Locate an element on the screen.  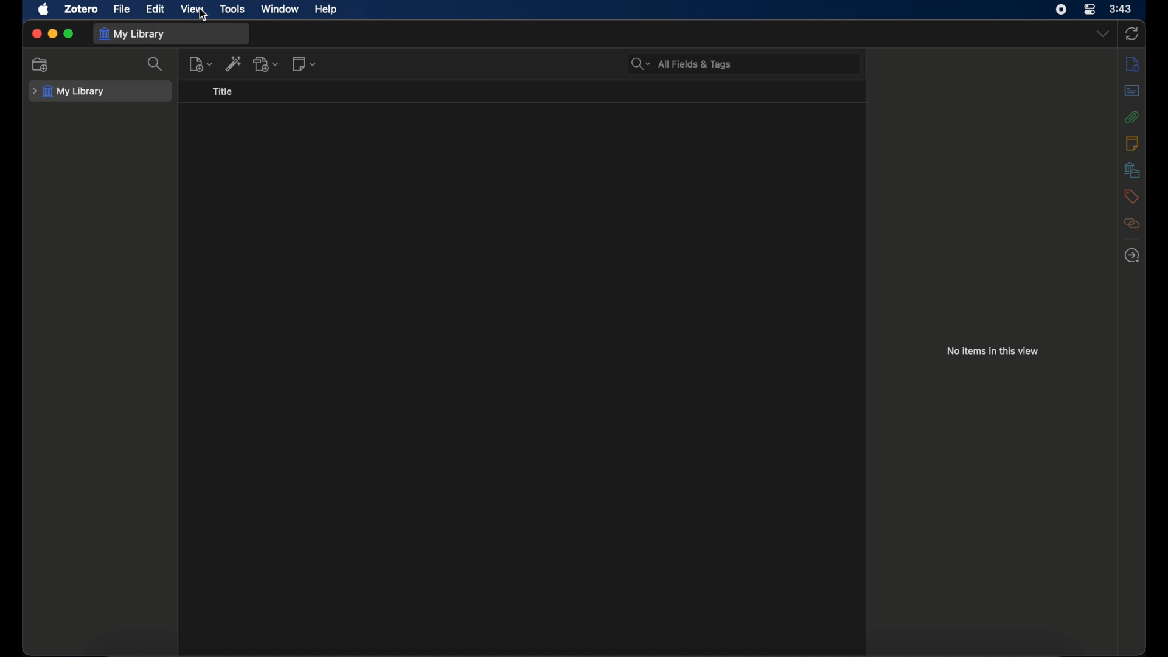
new note is located at coordinates (305, 63).